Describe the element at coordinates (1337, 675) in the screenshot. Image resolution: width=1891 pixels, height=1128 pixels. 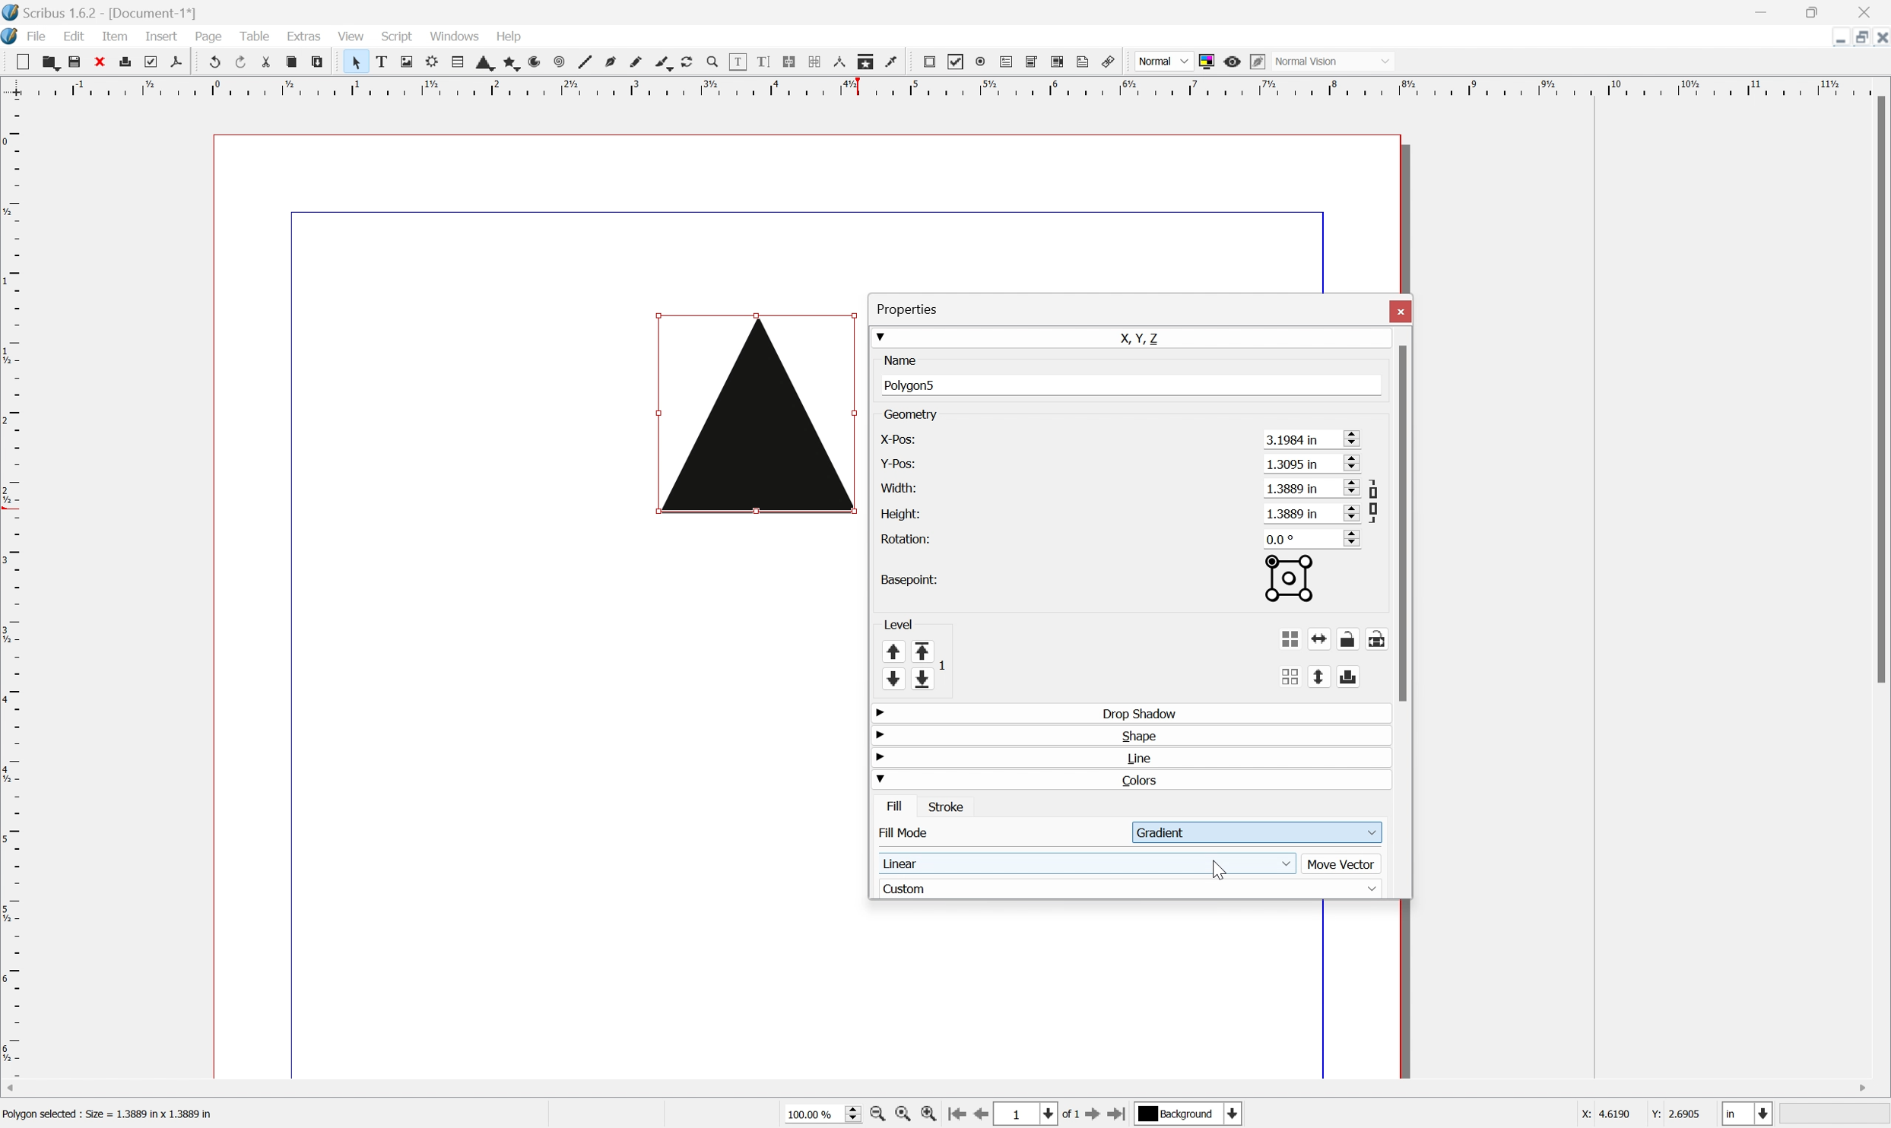
I see `Flip vertically` at that location.